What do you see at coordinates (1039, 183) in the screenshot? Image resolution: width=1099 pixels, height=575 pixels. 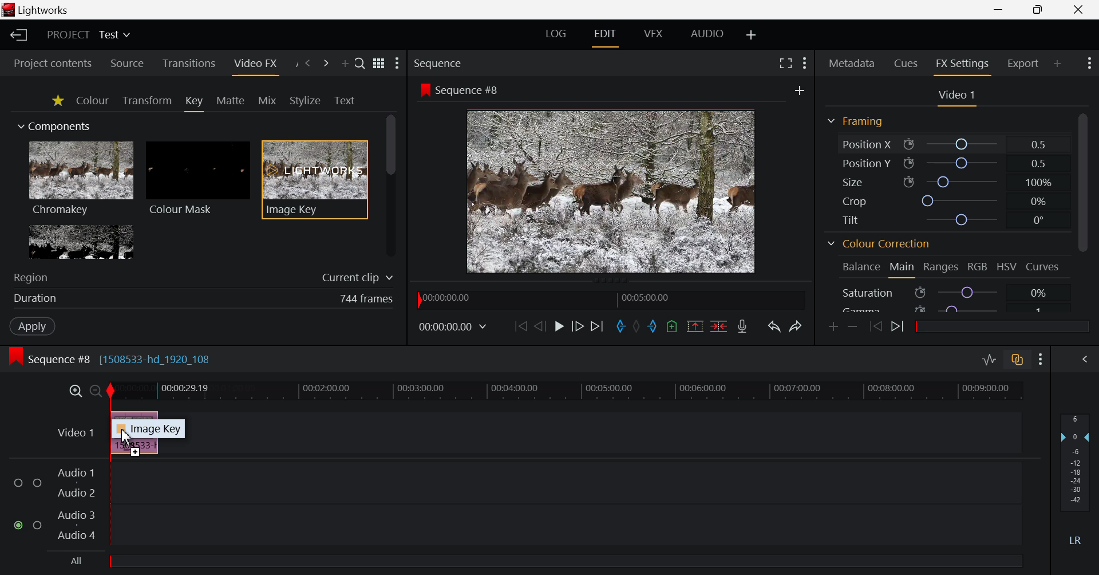 I see `100%` at bounding box center [1039, 183].